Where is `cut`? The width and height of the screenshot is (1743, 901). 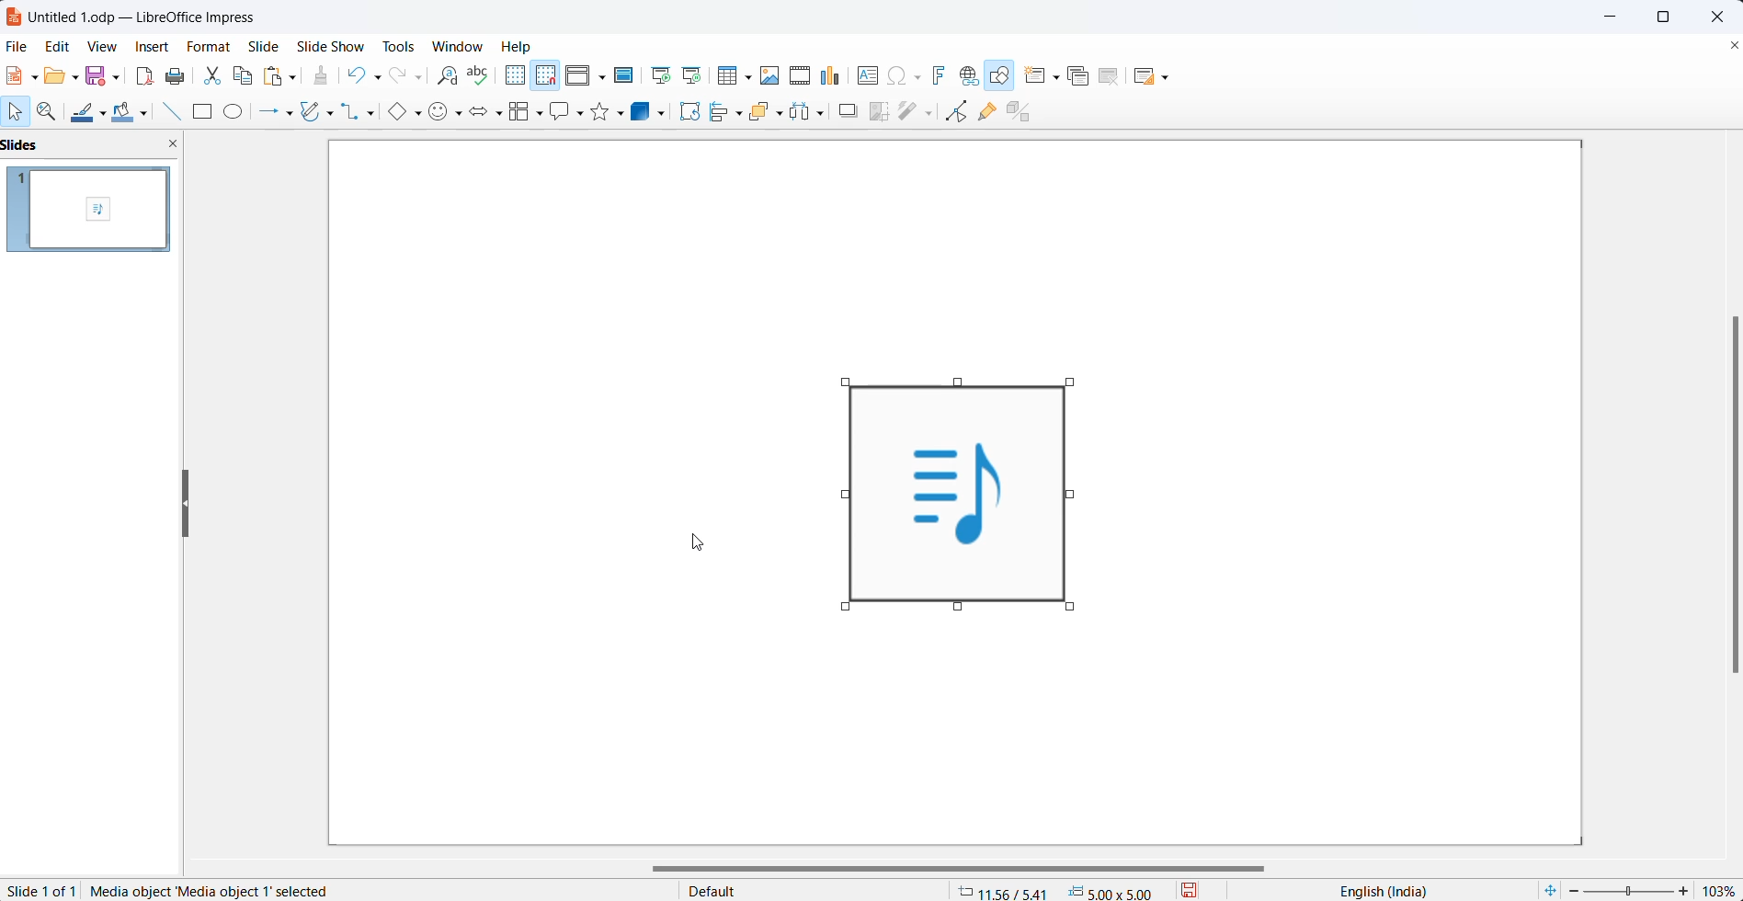 cut is located at coordinates (210, 77).